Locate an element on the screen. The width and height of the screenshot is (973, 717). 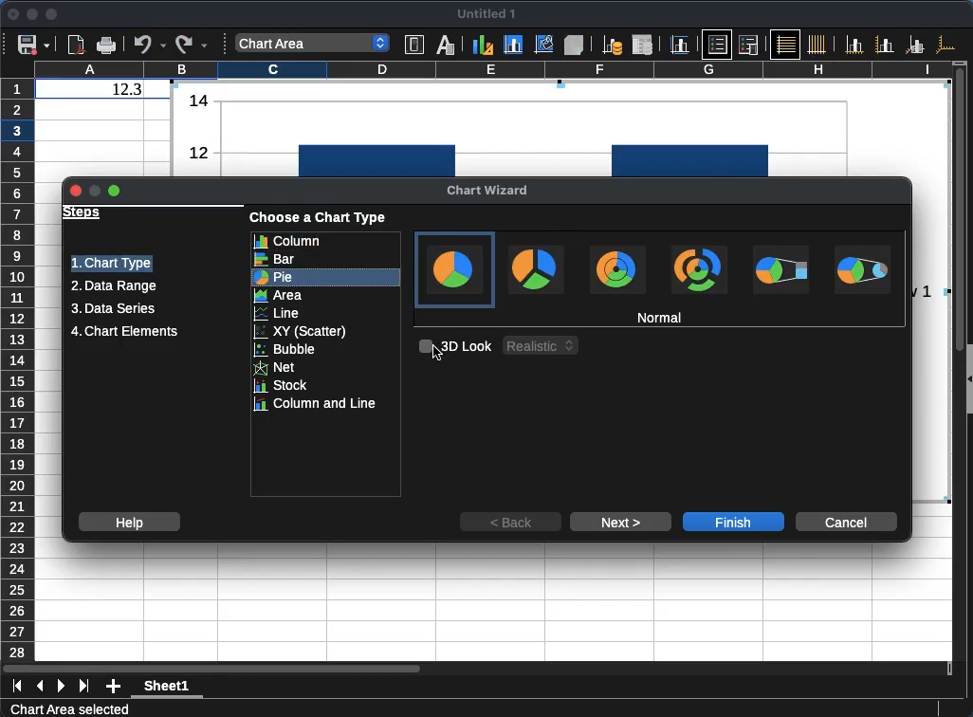
All axes is located at coordinates (945, 44).